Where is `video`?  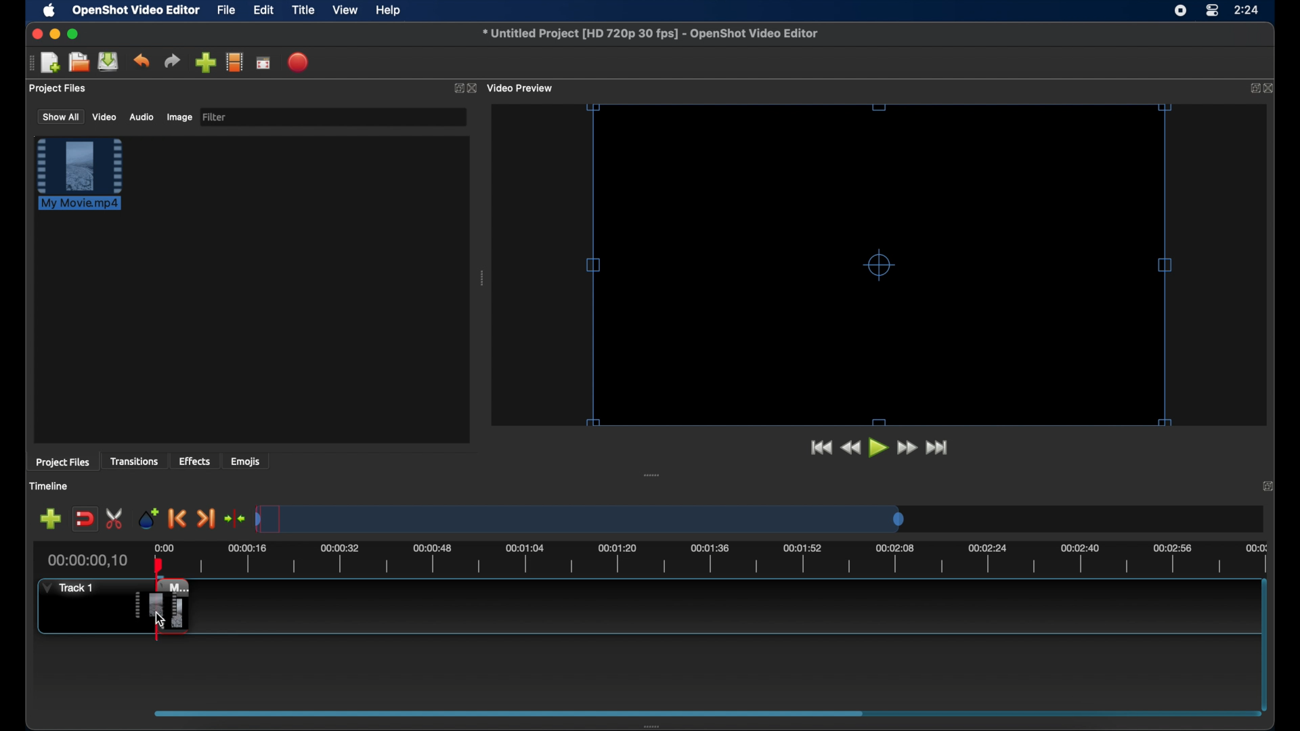 video is located at coordinates (104, 117).